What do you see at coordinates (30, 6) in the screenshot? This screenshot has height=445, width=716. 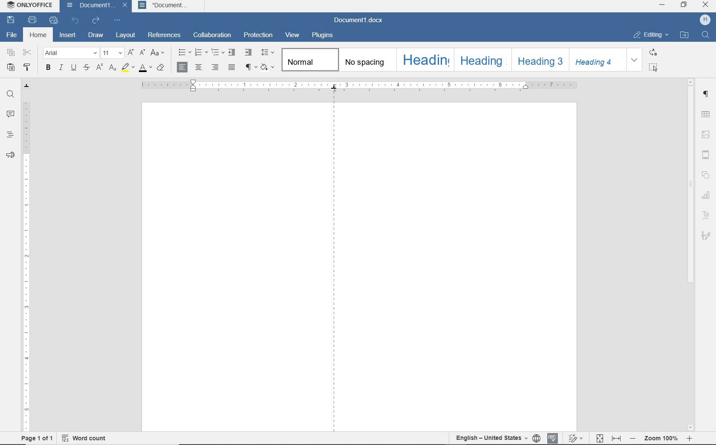 I see `SYSTEM NAME` at bounding box center [30, 6].